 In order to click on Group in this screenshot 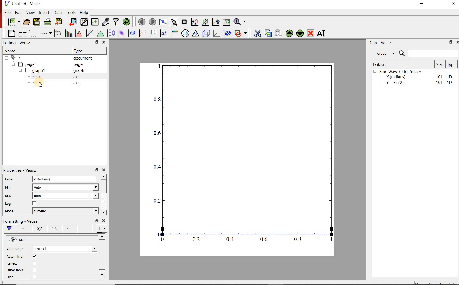, I will do `click(385, 53)`.